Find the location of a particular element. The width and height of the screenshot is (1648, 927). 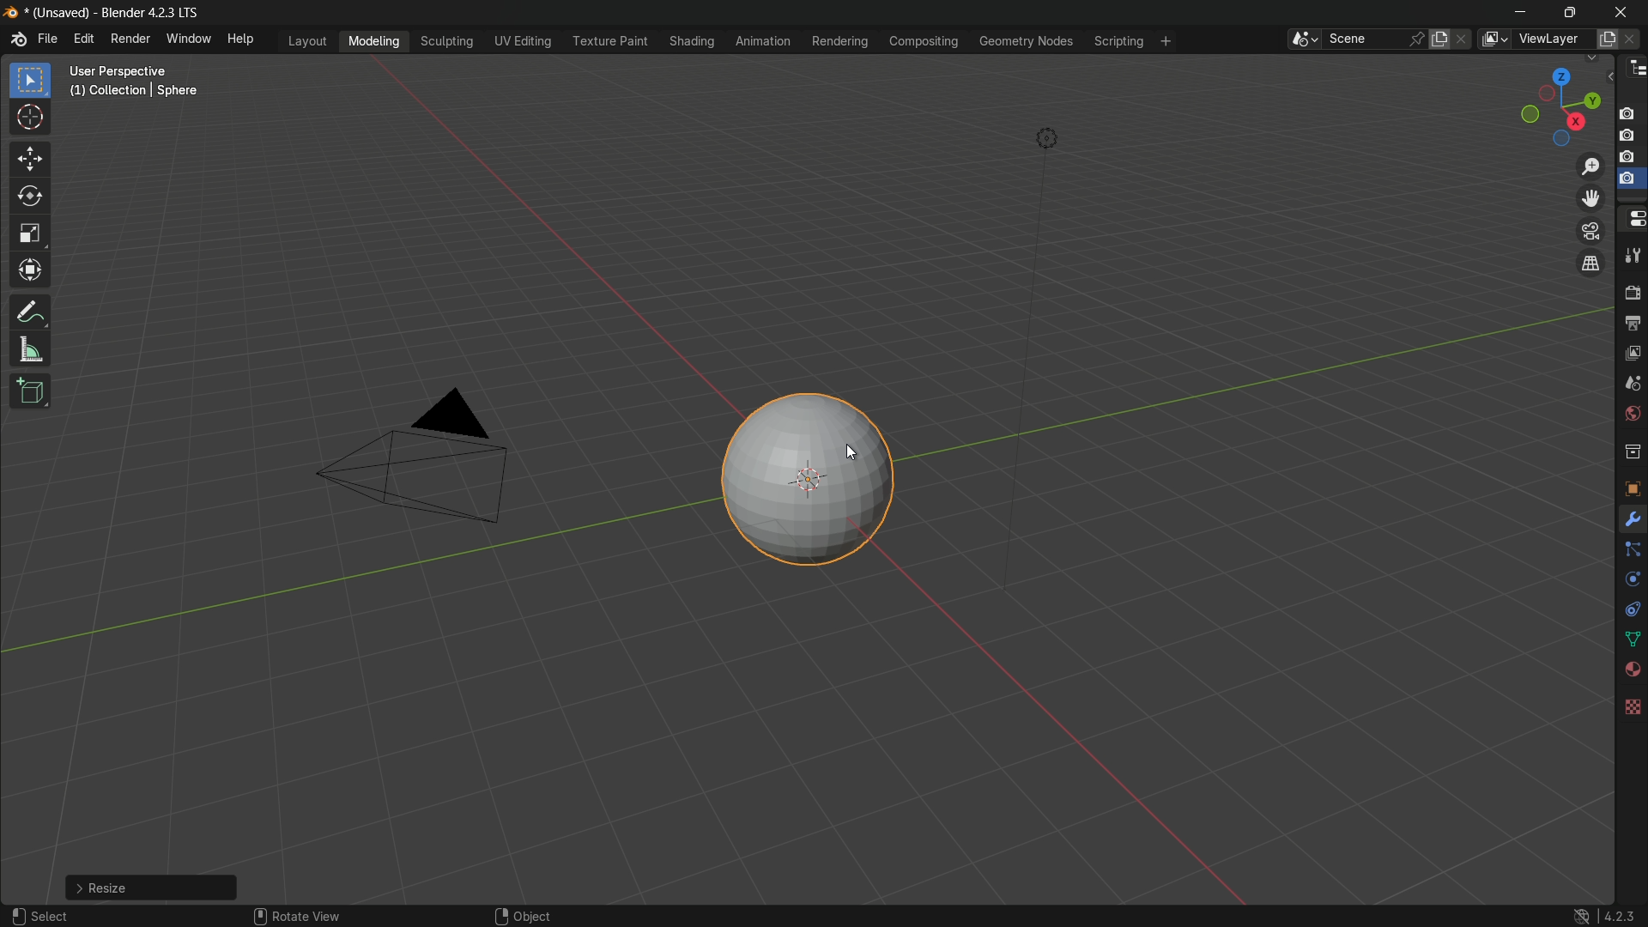

help menu is located at coordinates (243, 41).